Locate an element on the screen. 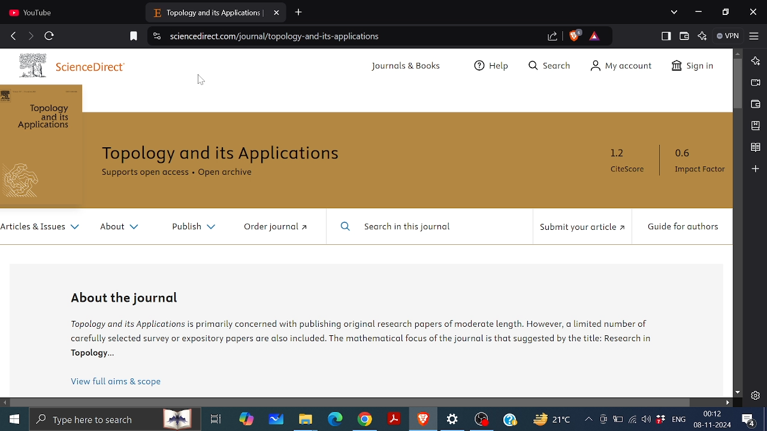 This screenshot has height=431, width=767. Add new tab is located at coordinates (300, 13).